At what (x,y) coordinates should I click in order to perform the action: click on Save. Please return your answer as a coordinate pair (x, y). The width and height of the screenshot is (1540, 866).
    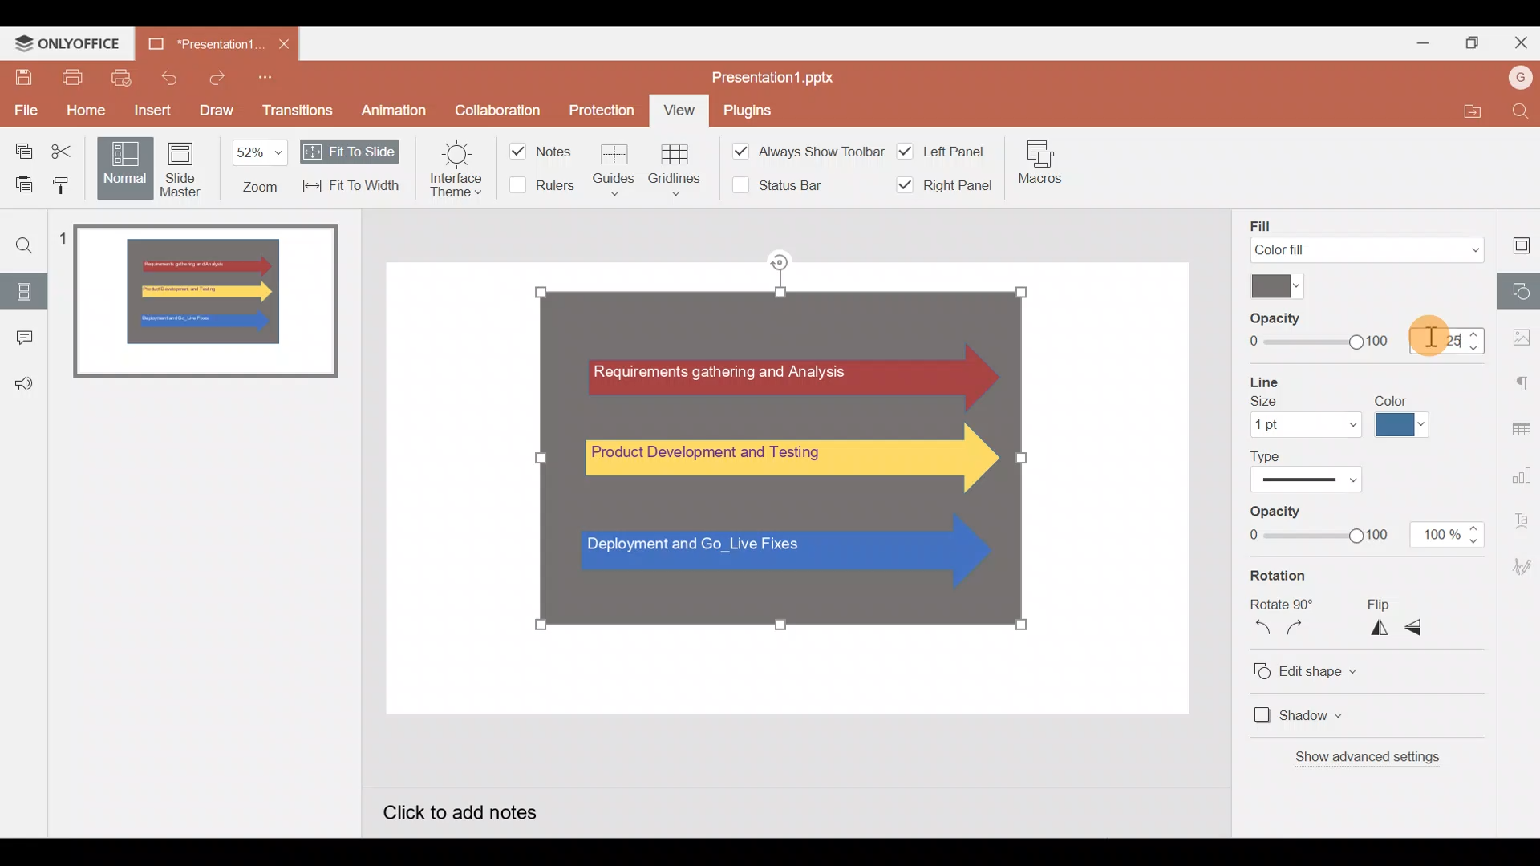
    Looking at the image, I should click on (19, 75).